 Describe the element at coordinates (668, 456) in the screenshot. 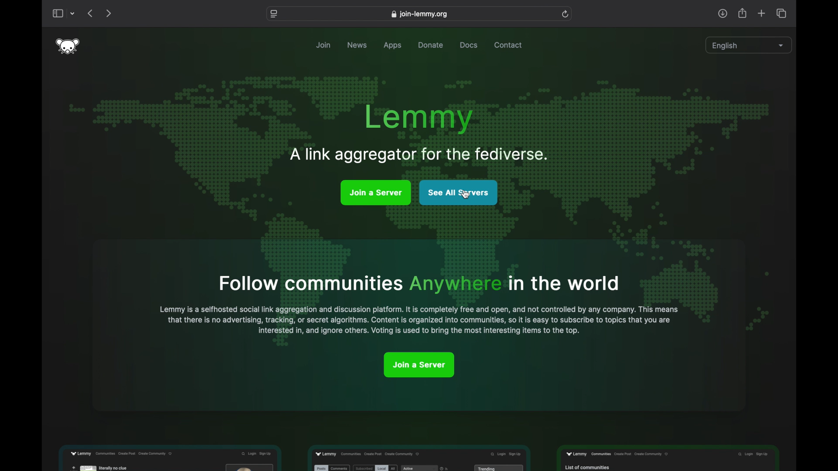

I see `feature preview` at that location.